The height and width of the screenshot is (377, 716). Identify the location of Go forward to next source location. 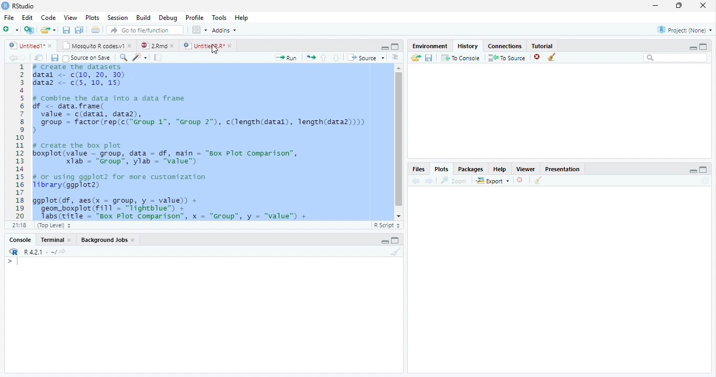
(23, 58).